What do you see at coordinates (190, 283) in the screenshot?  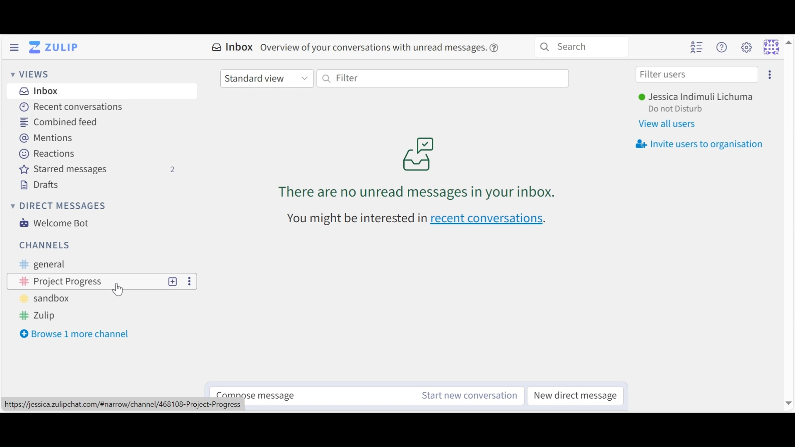 I see `options` at bounding box center [190, 283].